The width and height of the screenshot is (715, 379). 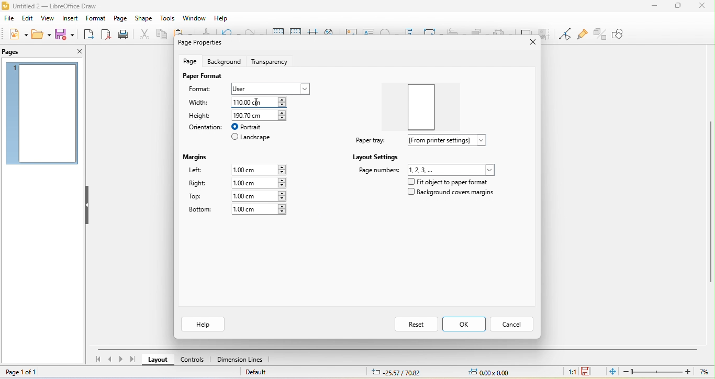 I want to click on layout, so click(x=159, y=361).